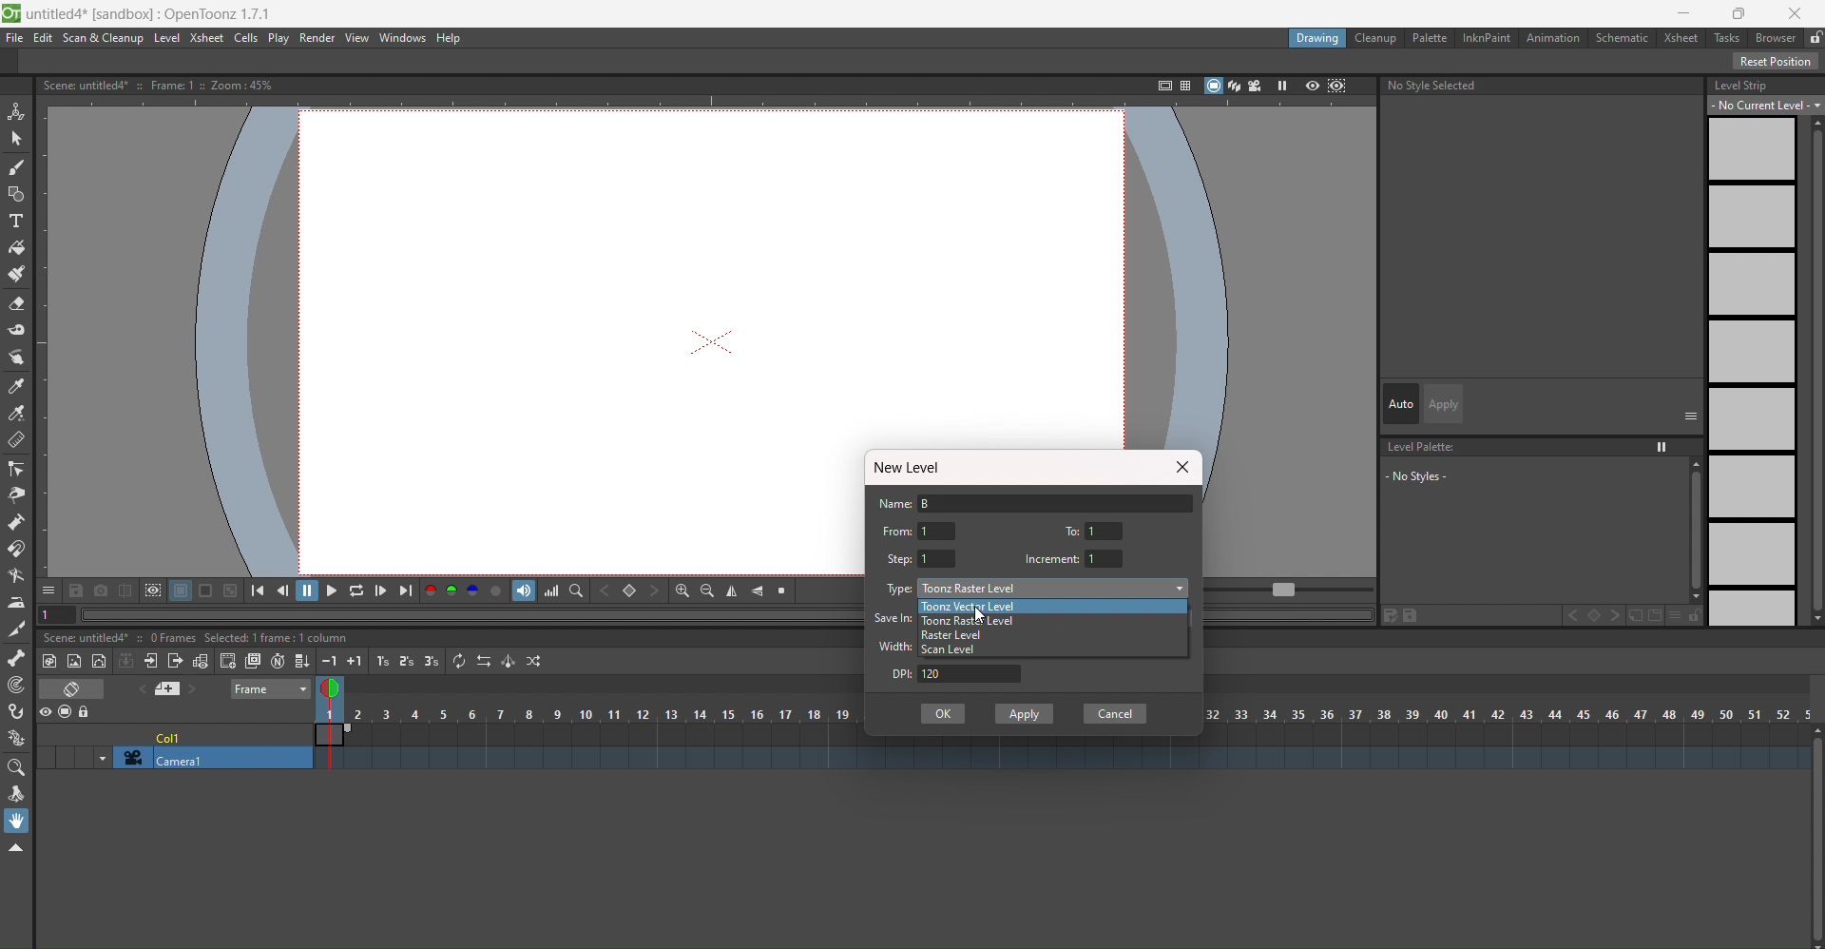 The width and height of the screenshot is (1825, 949). Describe the element at coordinates (1401, 403) in the screenshot. I see `auto` at that location.